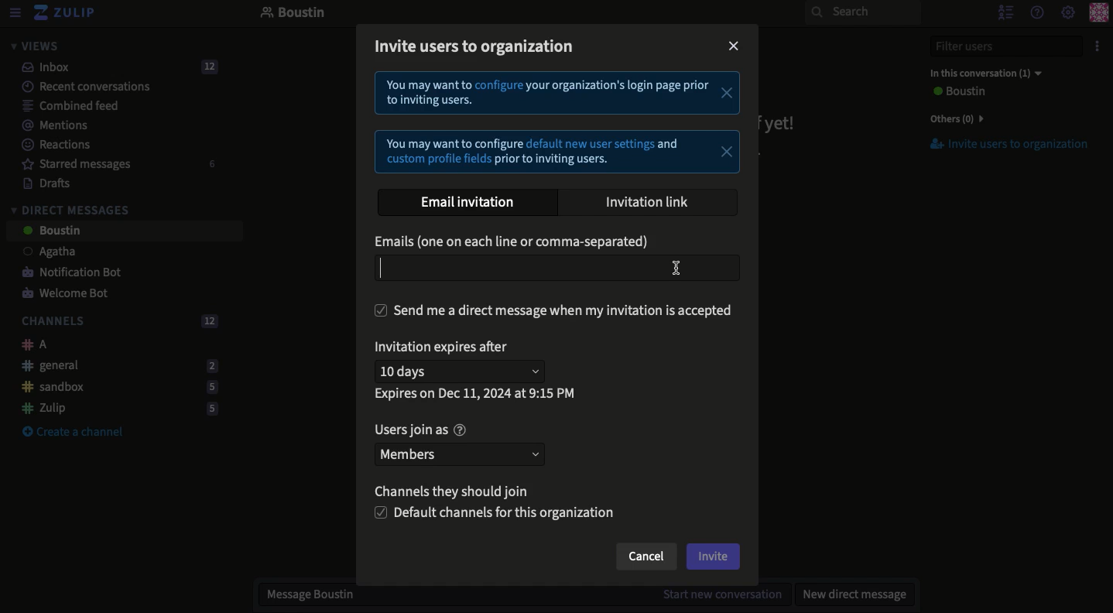 This screenshot has width=1113, height=613. What do you see at coordinates (851, 594) in the screenshot?
I see `New DM` at bounding box center [851, 594].